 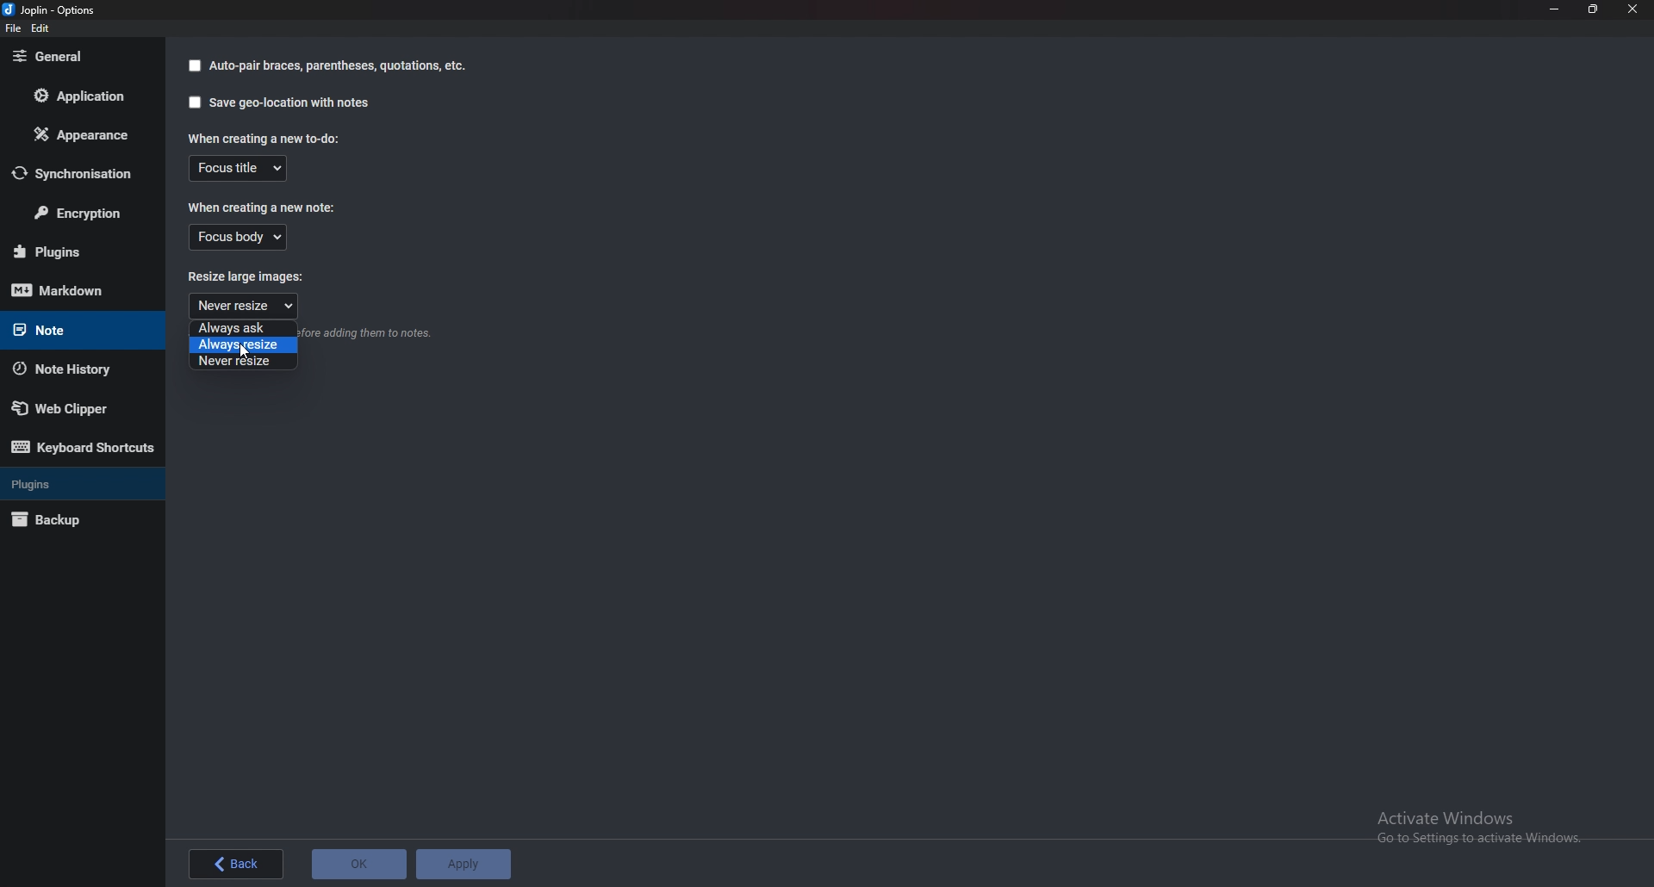 What do you see at coordinates (78, 96) in the screenshot?
I see `Application` at bounding box center [78, 96].